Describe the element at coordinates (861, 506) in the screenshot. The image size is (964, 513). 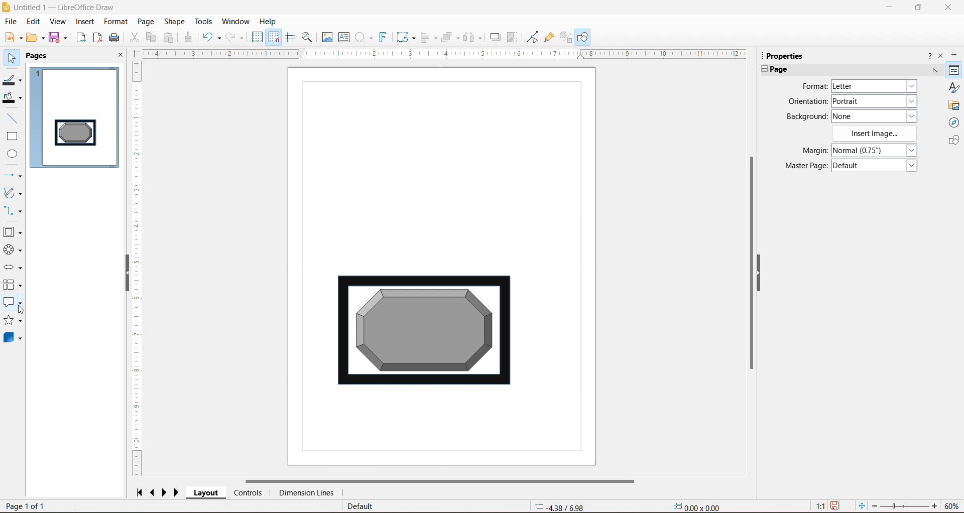
I see `Fit page to current window` at that location.